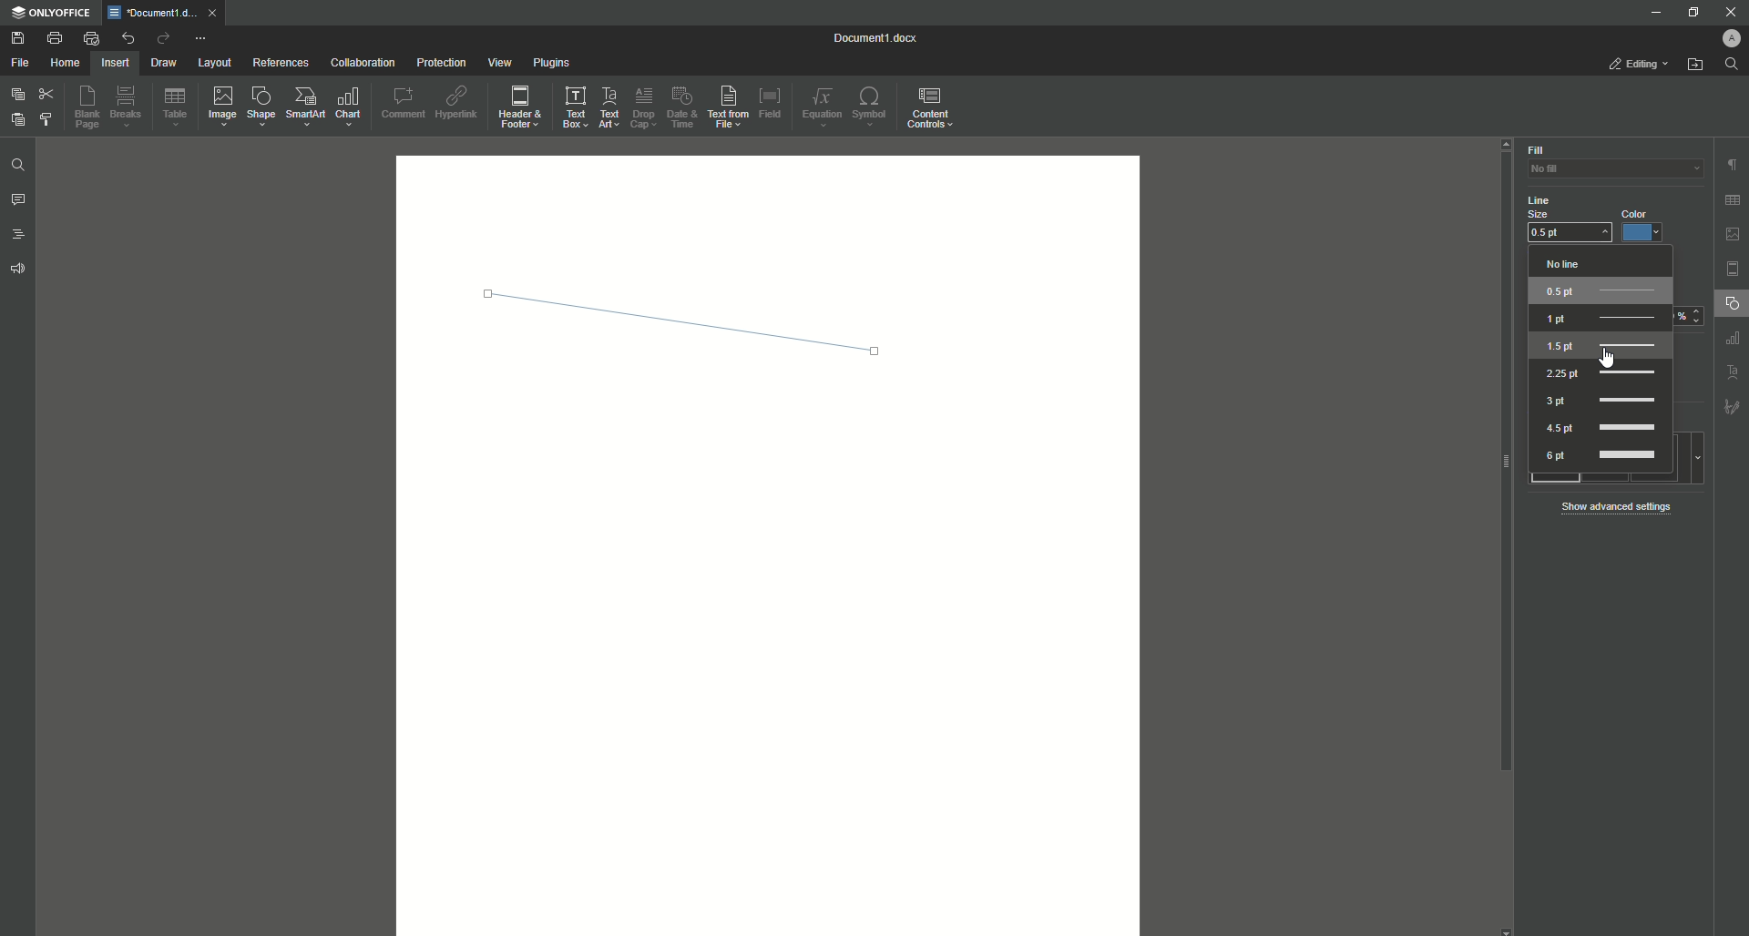 The width and height of the screenshot is (1749, 936). I want to click on , so click(1731, 341).